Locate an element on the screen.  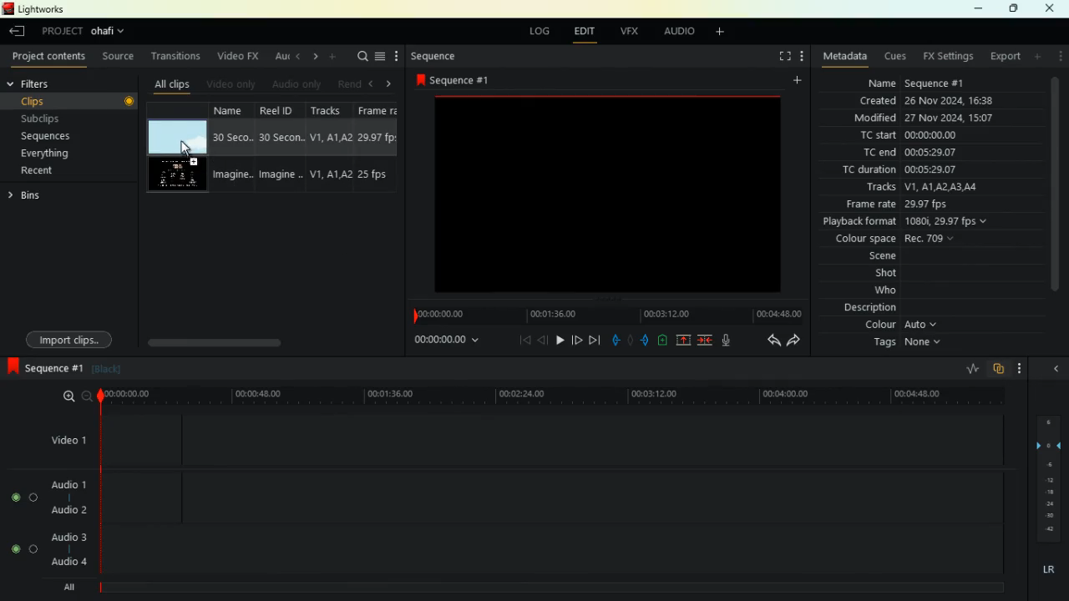
recent is located at coordinates (45, 170).